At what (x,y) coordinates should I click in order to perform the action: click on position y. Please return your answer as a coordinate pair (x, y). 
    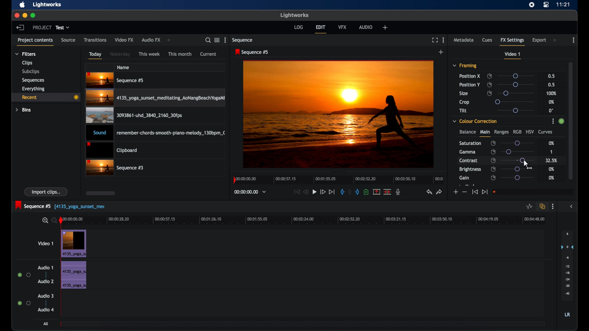
    Looking at the image, I should click on (469, 85).